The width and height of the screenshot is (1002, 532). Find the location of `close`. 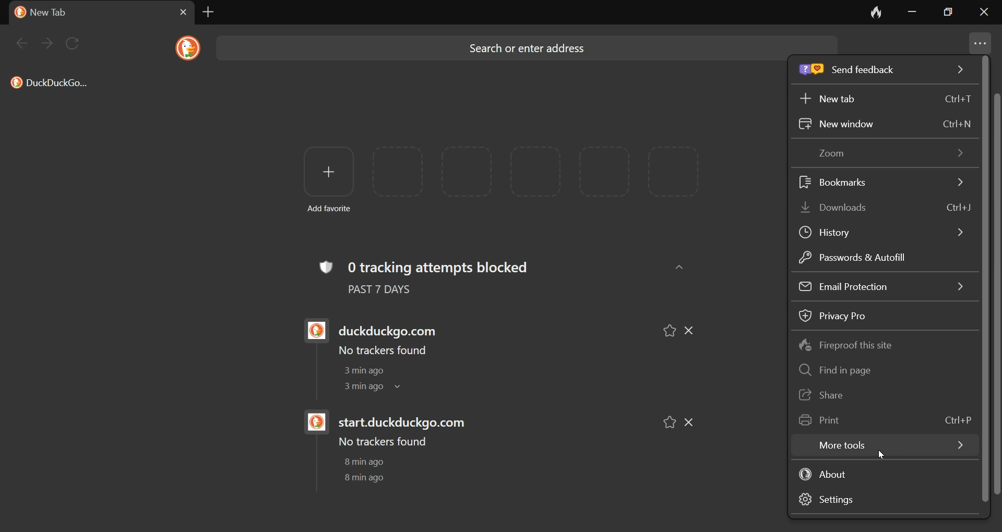

close is located at coordinates (986, 14).